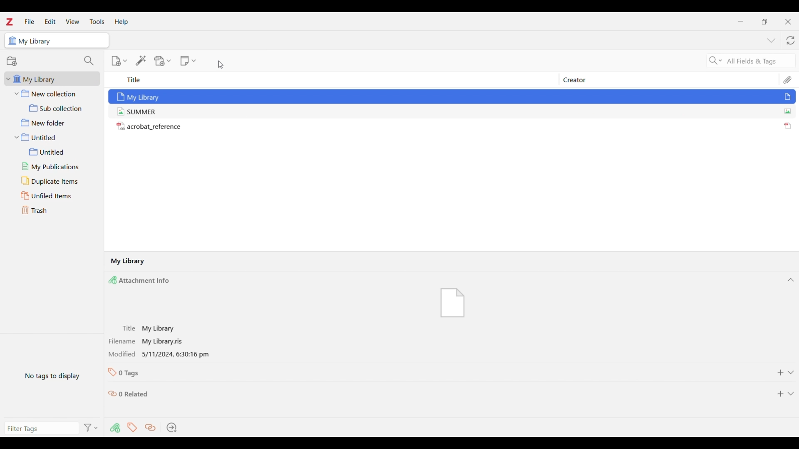 The image size is (799, 449). I want to click on PDF Icon, so click(791, 123).